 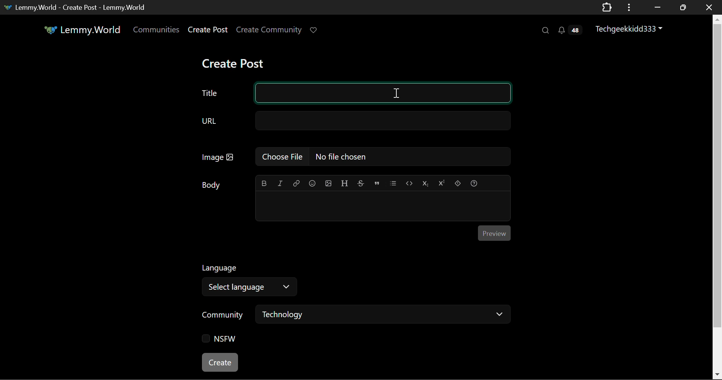 I want to click on Close Window, so click(x=709, y=7).